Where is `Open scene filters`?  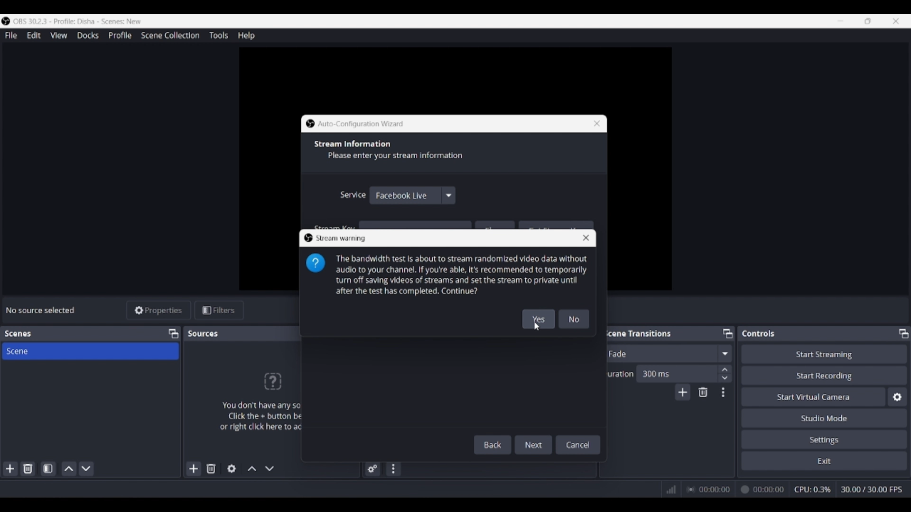 Open scene filters is located at coordinates (48, 468).